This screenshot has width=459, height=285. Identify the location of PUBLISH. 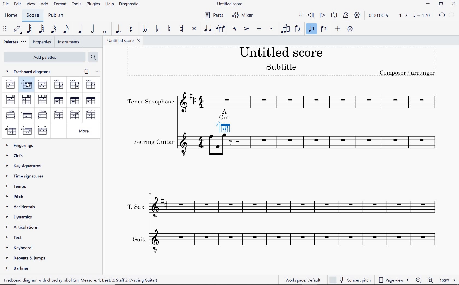
(57, 15).